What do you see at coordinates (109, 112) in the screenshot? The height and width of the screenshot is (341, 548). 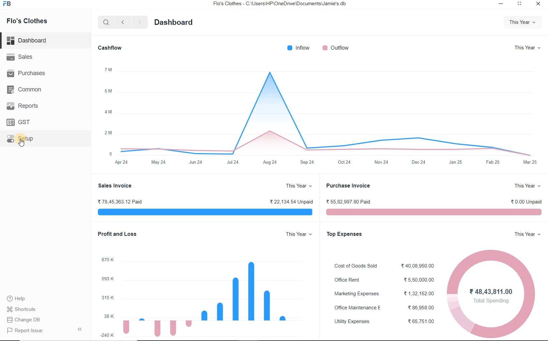 I see `4 M` at bounding box center [109, 112].